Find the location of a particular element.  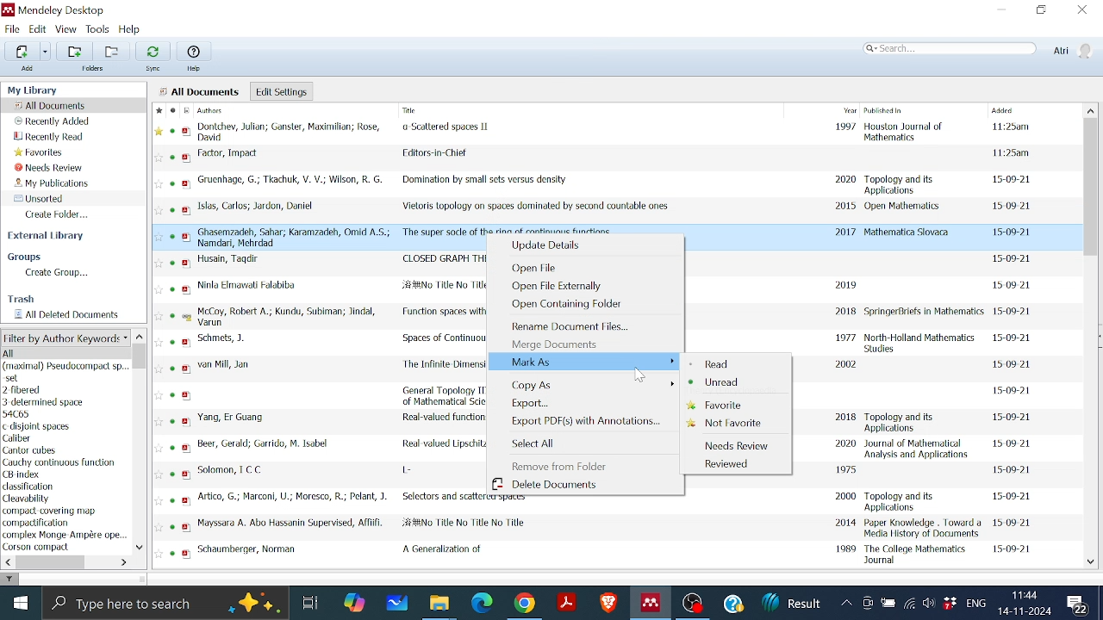

Unsorted is located at coordinates (58, 199).